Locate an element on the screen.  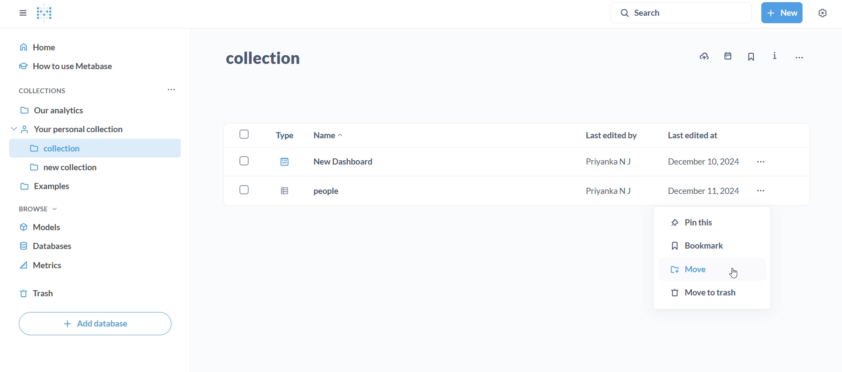
home is located at coordinates (98, 46).